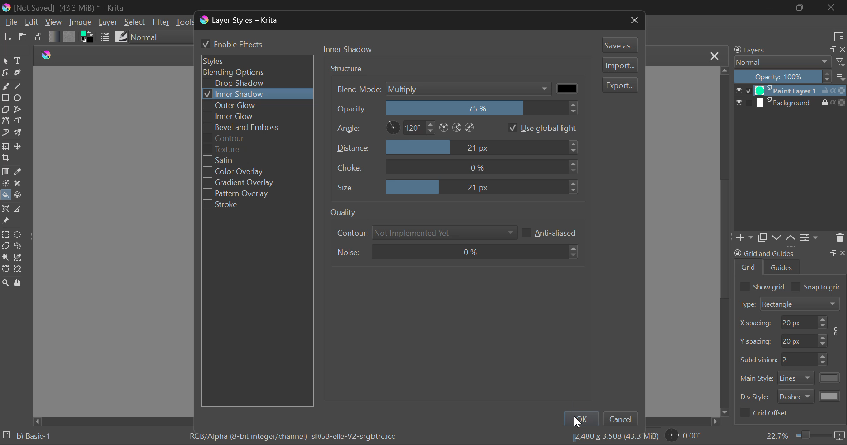  What do you see at coordinates (54, 23) in the screenshot?
I see `View` at bounding box center [54, 23].